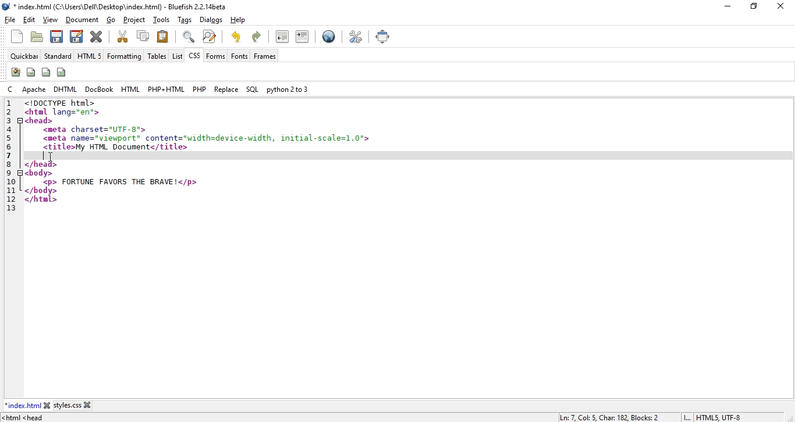  I want to click on sql, so click(252, 90).